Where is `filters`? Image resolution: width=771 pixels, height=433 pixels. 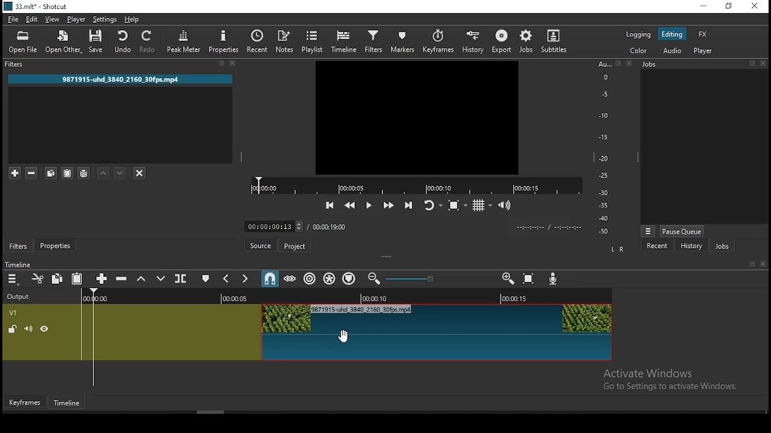
filters is located at coordinates (20, 64).